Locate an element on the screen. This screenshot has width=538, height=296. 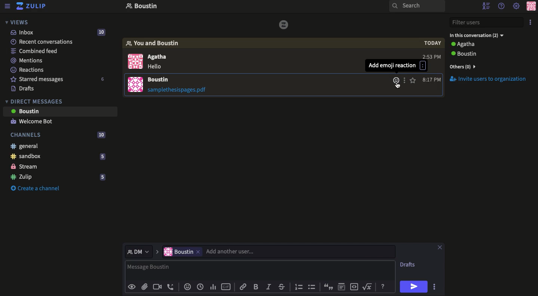
select message type is located at coordinates (139, 251).